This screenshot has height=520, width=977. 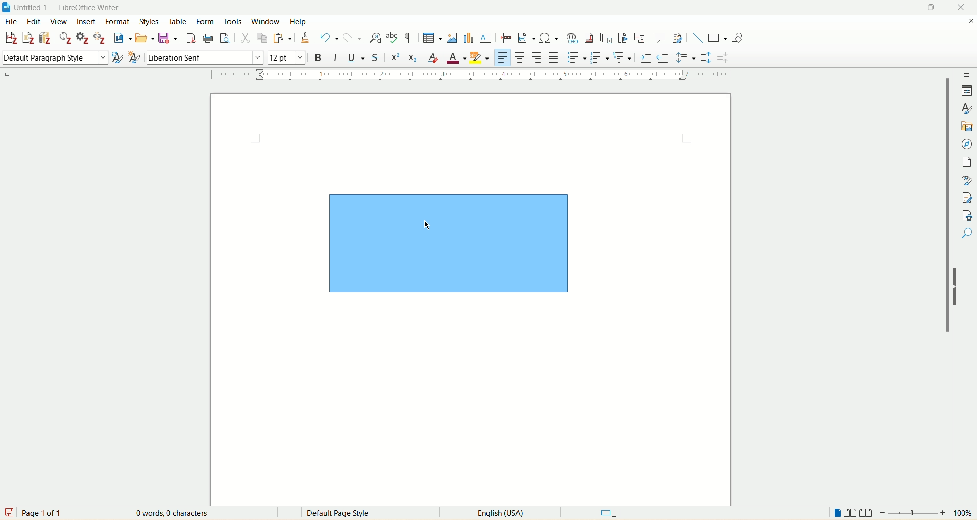 What do you see at coordinates (607, 38) in the screenshot?
I see `insert endnote` at bounding box center [607, 38].